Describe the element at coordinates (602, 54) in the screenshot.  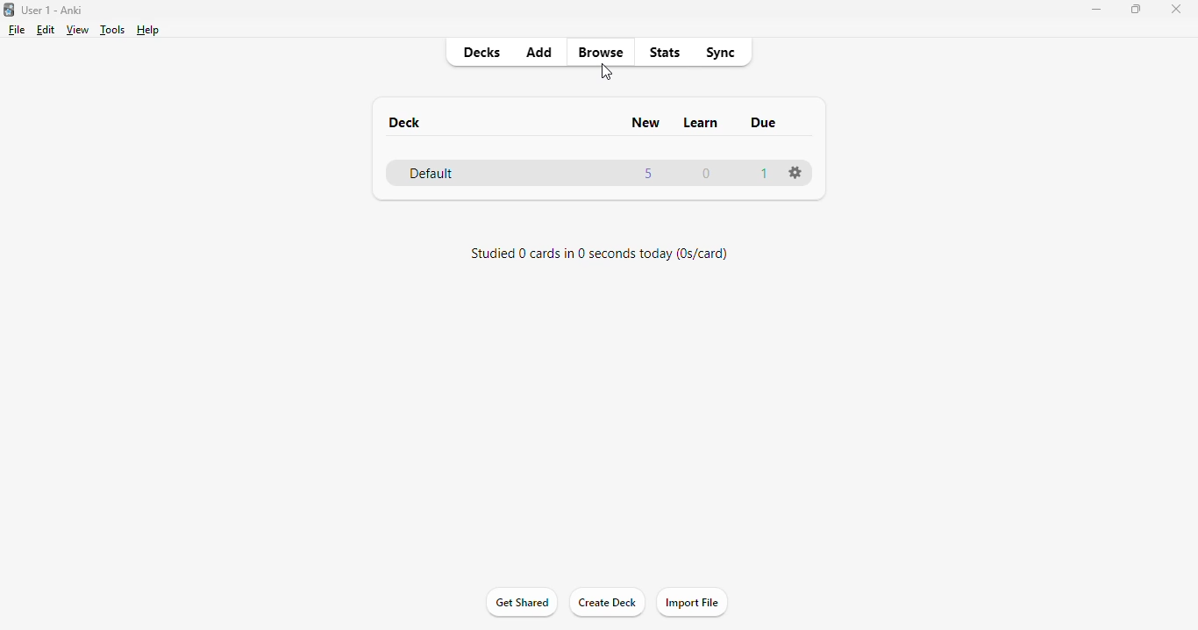
I see `browse` at that location.